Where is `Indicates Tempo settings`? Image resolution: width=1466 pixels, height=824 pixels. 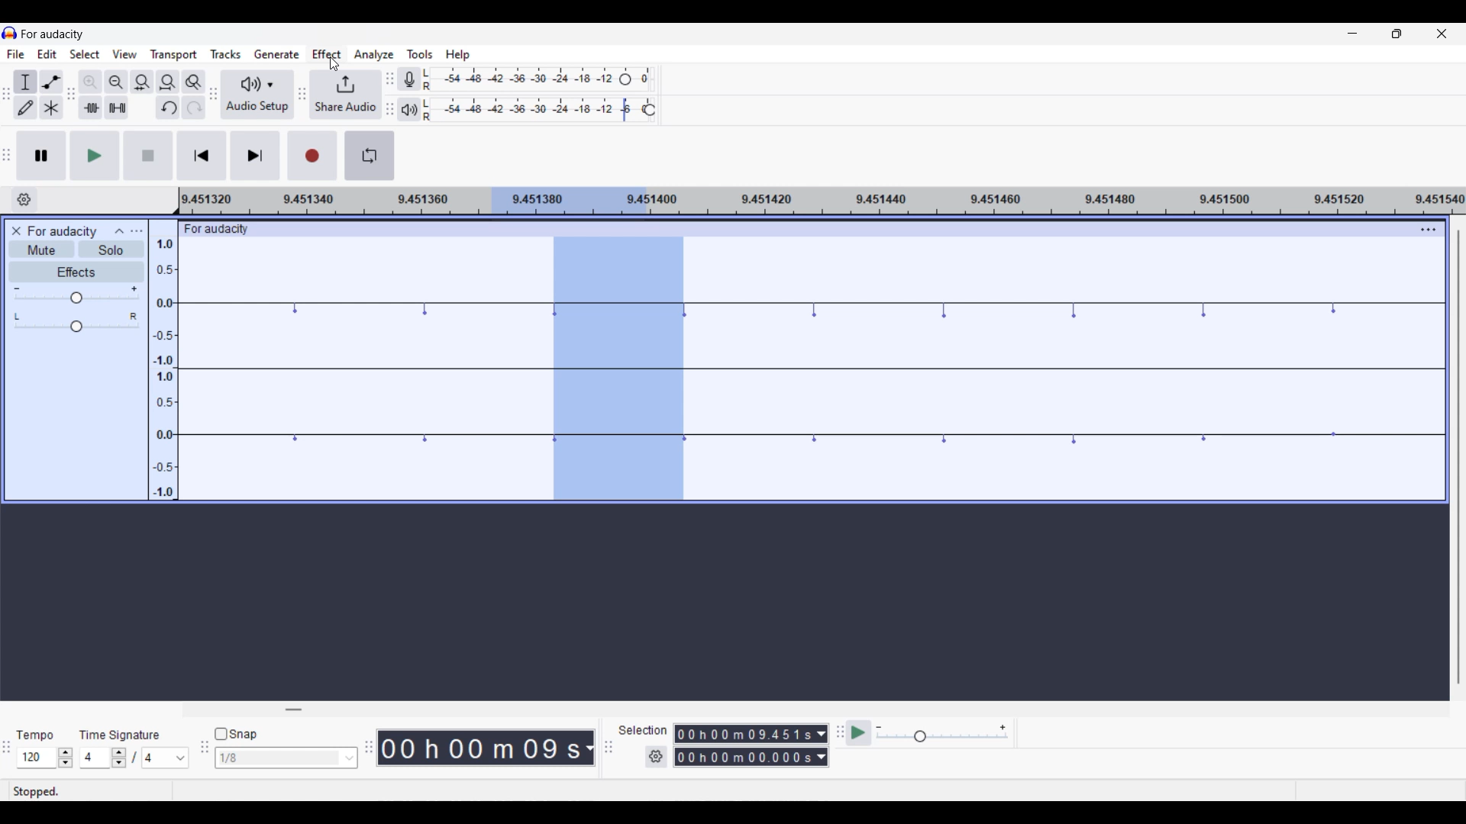 Indicates Tempo settings is located at coordinates (34, 735).